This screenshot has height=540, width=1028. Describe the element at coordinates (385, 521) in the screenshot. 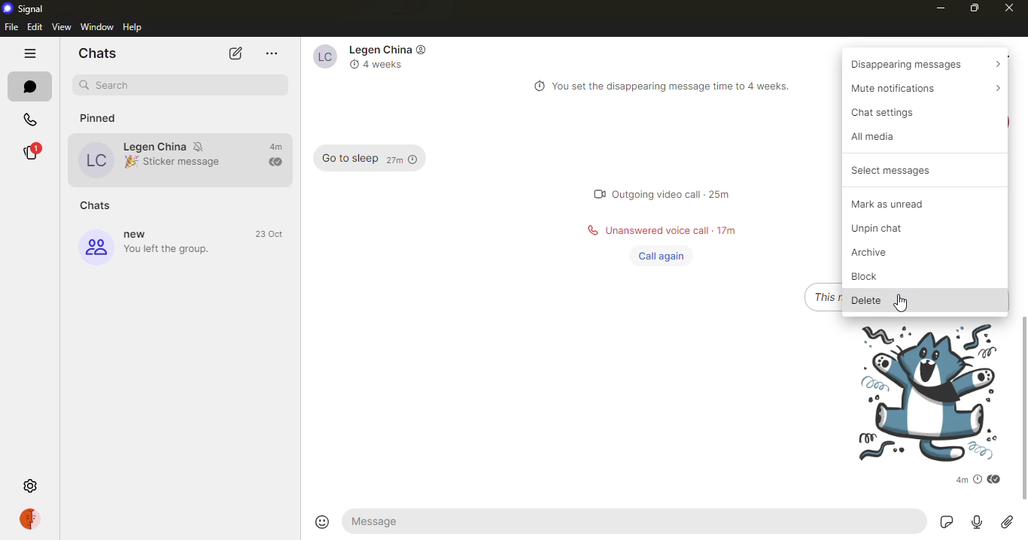

I see `message` at that location.